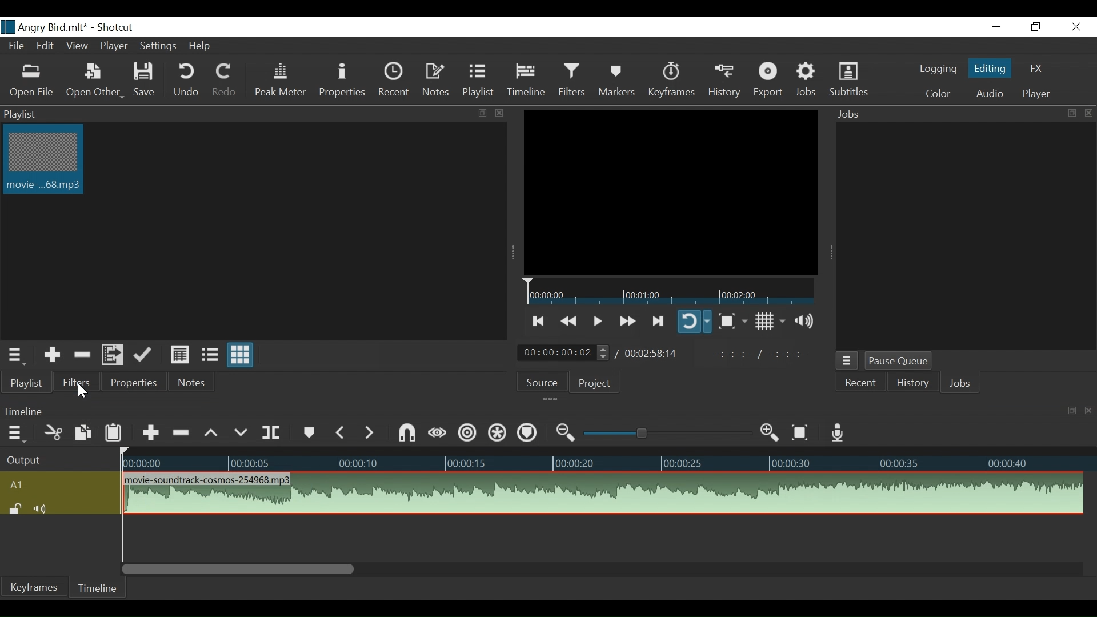  I want to click on Previous marker, so click(341, 432).